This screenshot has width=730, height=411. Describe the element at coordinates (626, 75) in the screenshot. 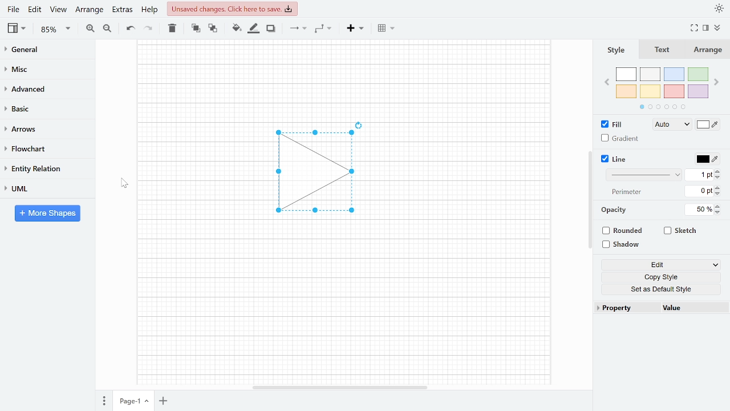

I see `white` at that location.